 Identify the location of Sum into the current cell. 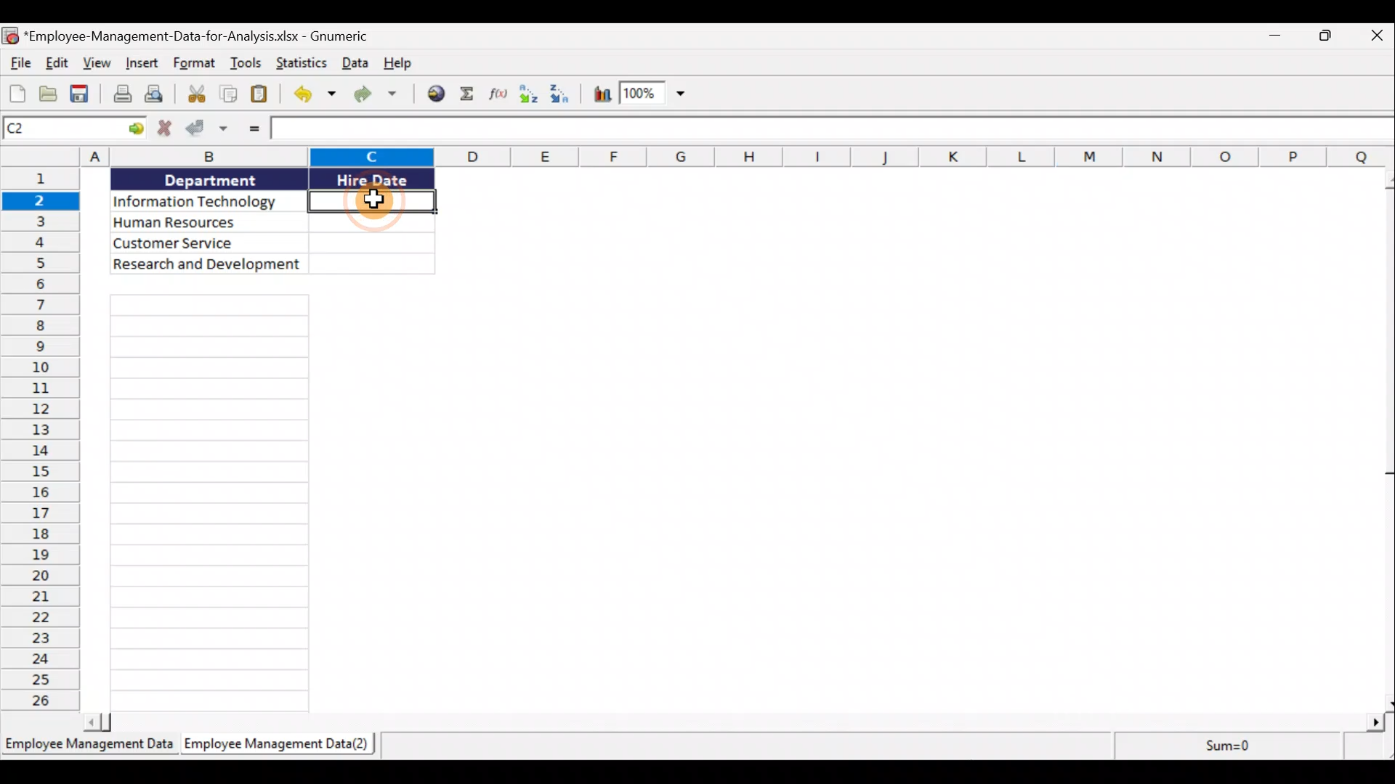
(472, 94).